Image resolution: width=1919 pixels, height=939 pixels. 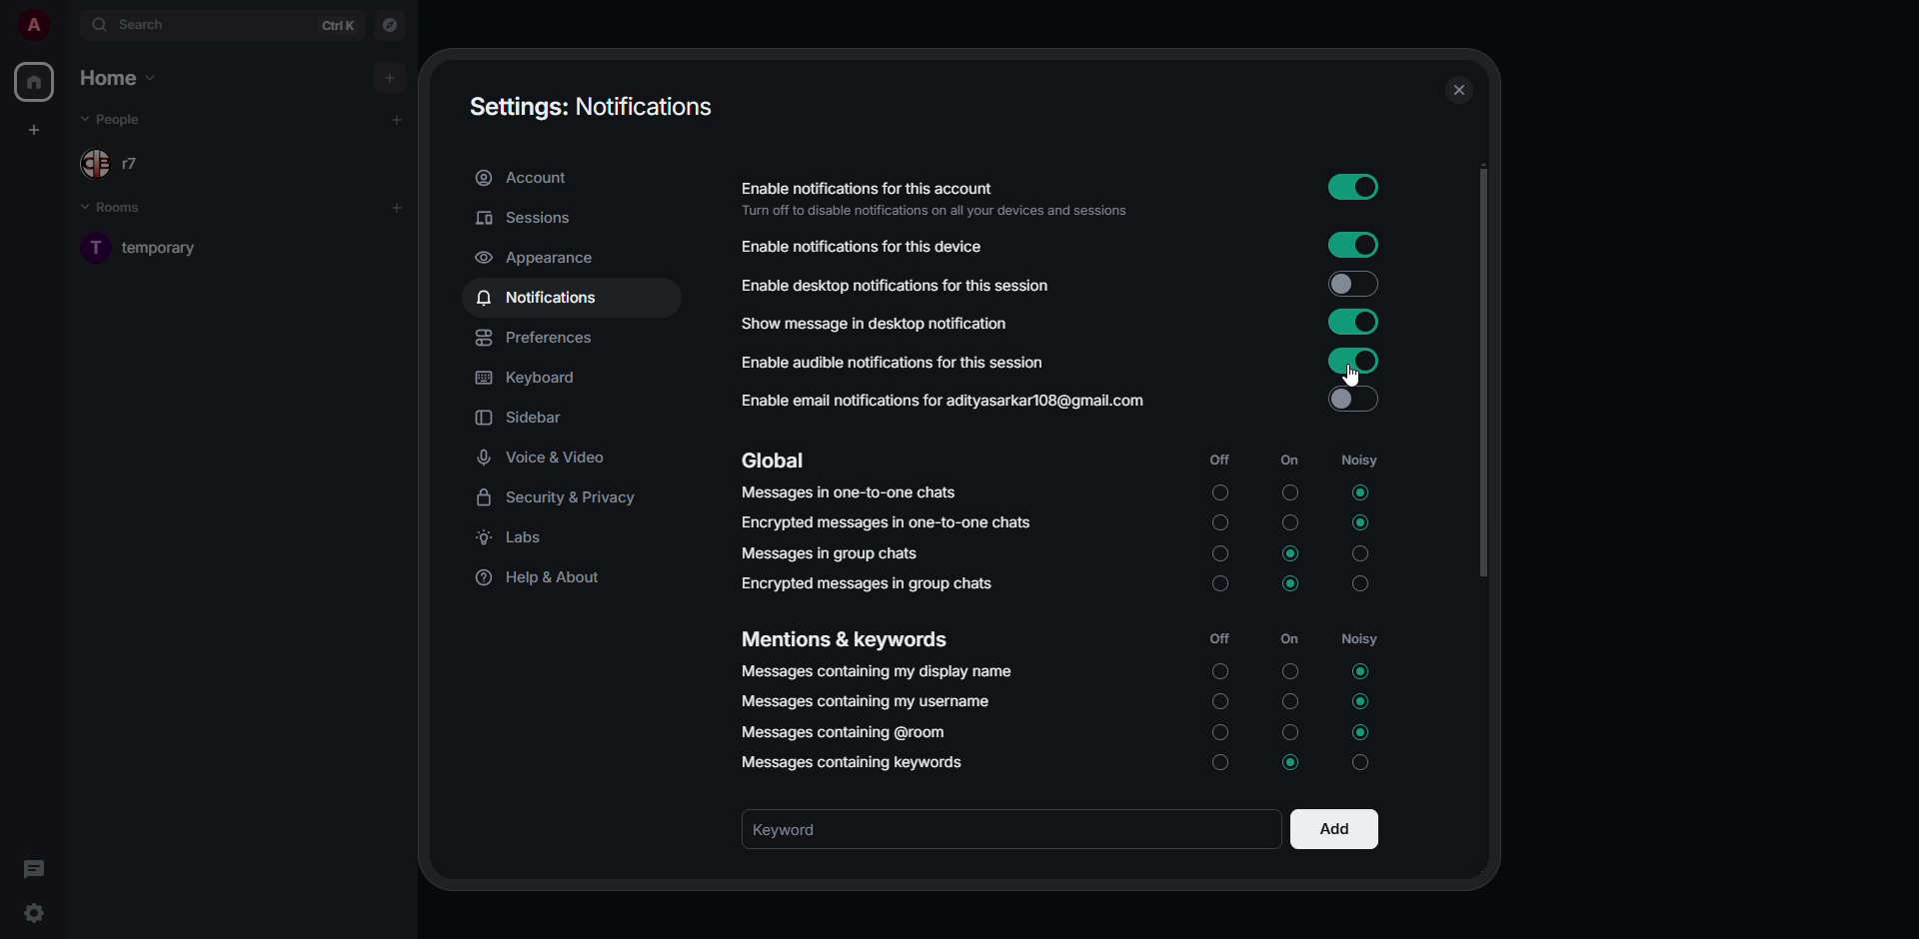 What do you see at coordinates (542, 459) in the screenshot?
I see `voice & video` at bounding box center [542, 459].